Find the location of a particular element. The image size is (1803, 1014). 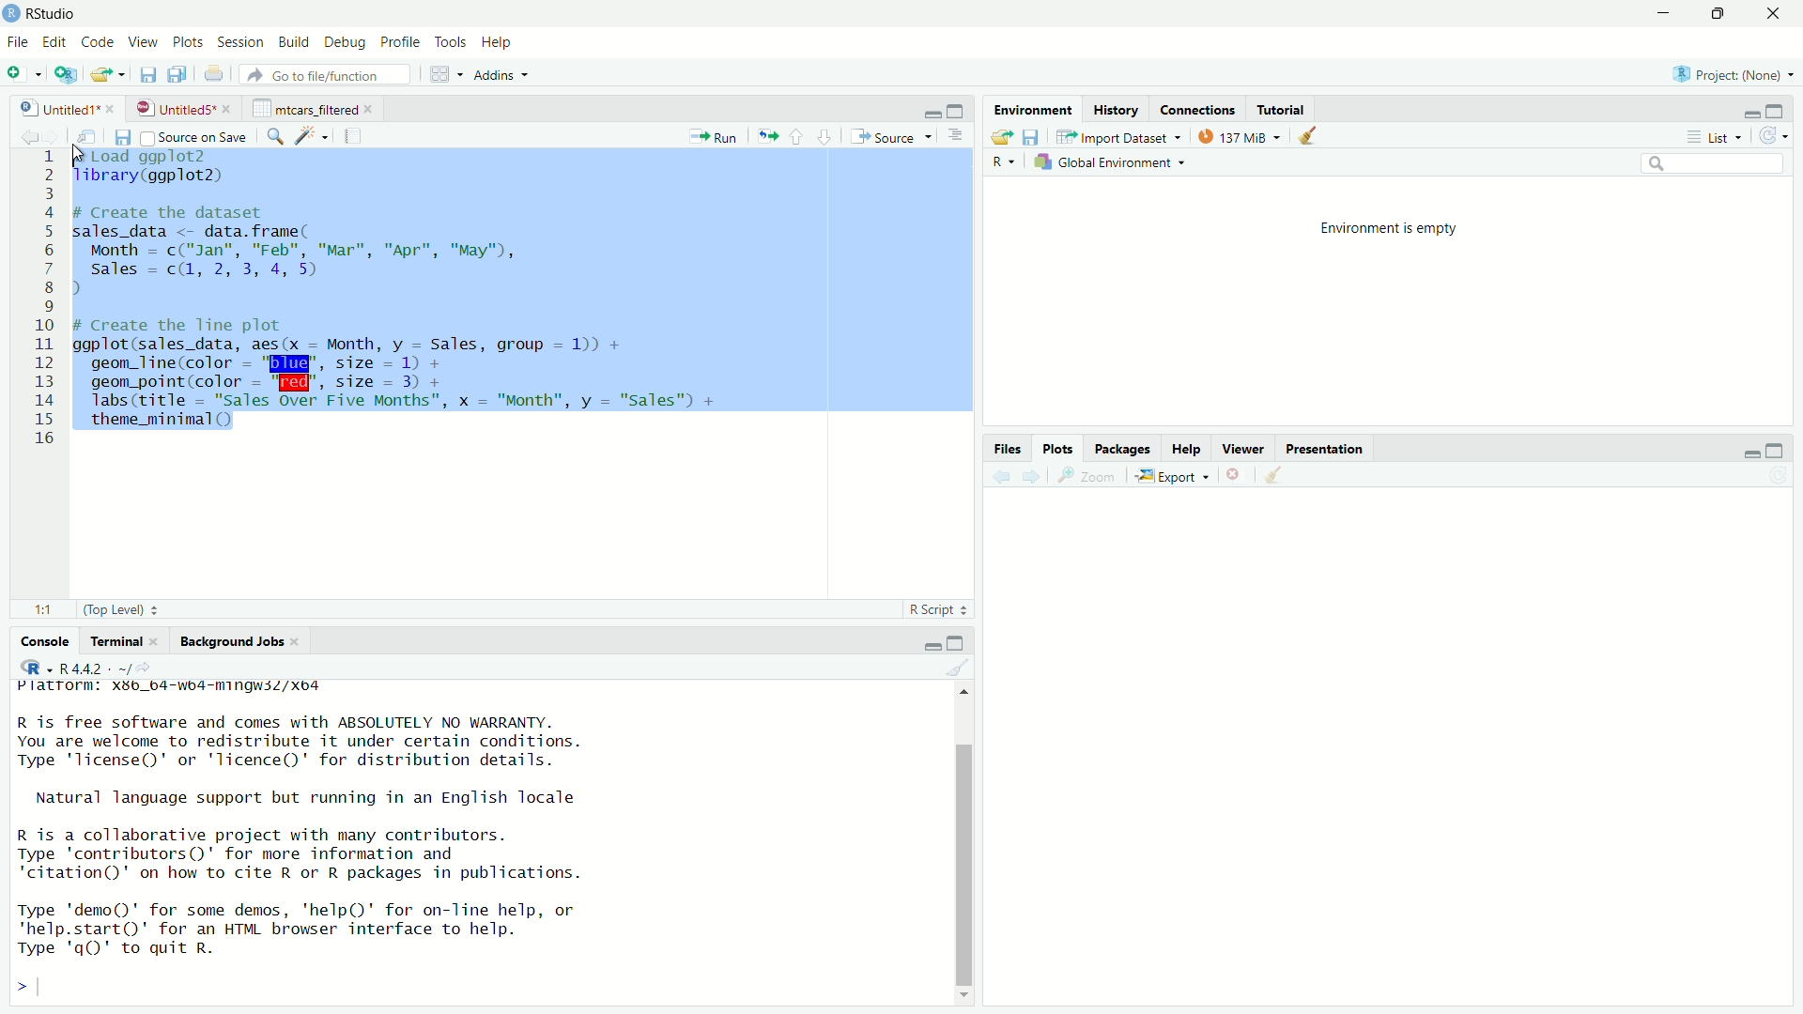

clear all plots is located at coordinates (1274, 474).